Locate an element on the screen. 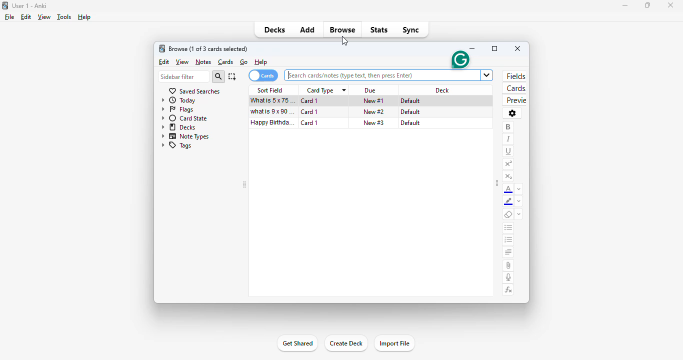 This screenshot has height=360, width=683. record audio is located at coordinates (508, 277).